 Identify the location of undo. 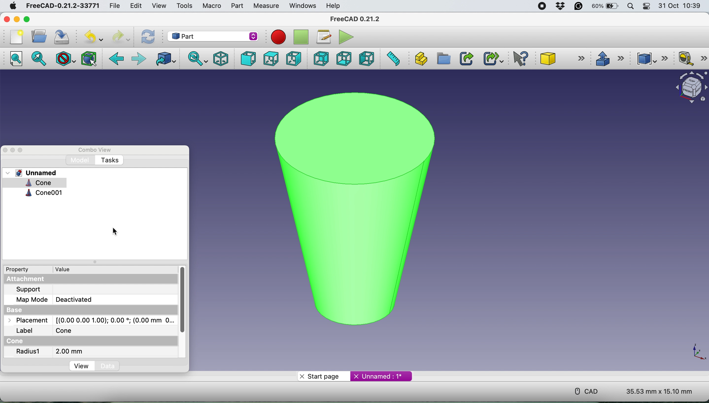
(91, 37).